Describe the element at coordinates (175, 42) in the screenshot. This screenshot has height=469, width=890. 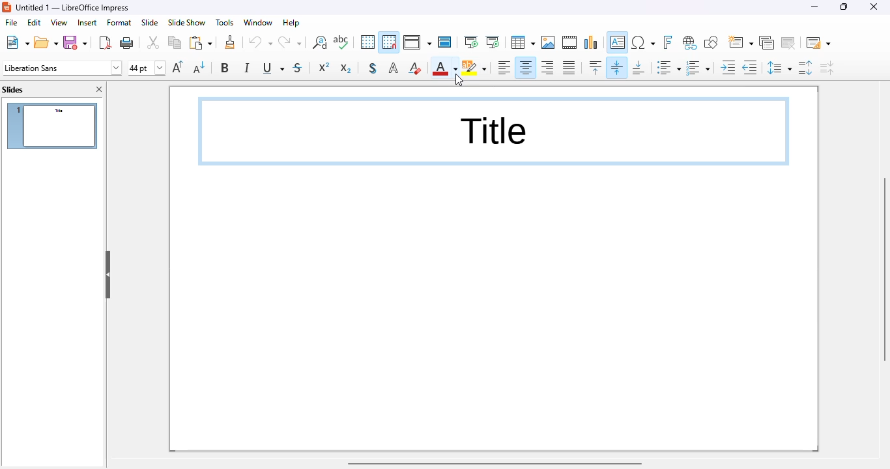
I see `copy` at that location.